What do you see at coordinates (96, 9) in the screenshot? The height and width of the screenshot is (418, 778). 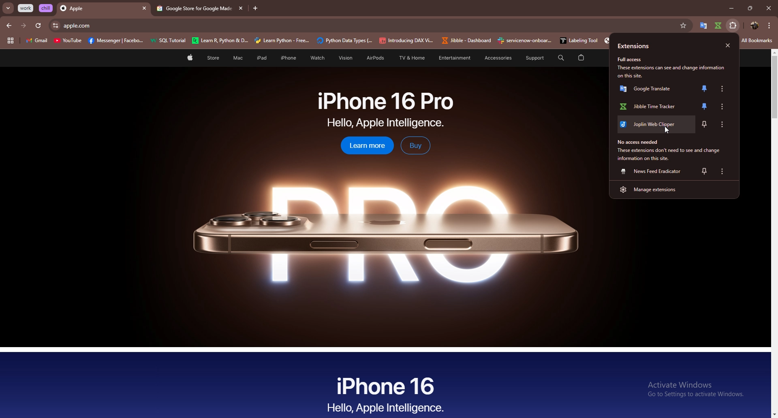 I see `Apple` at bounding box center [96, 9].